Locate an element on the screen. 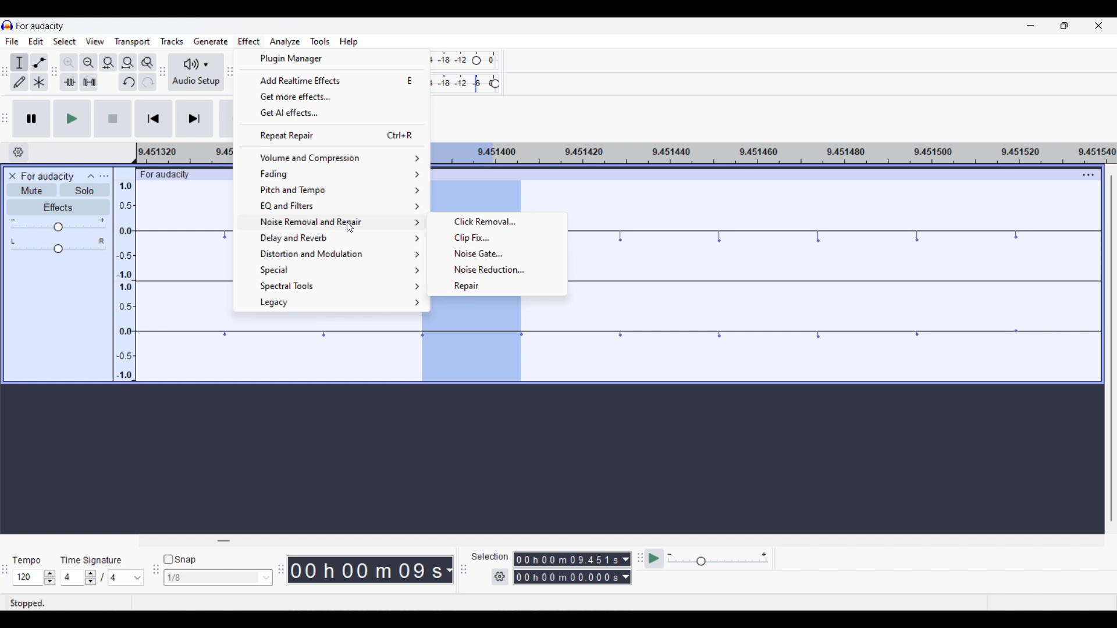 The image size is (1117, 628). Scale for measuring length of track is located at coordinates (183, 154).